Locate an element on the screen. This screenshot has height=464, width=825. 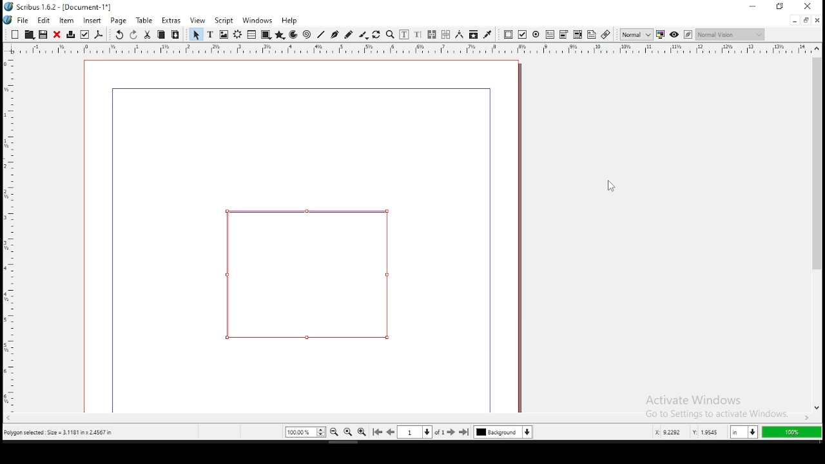
toggle image preview quality is located at coordinates (636, 34).